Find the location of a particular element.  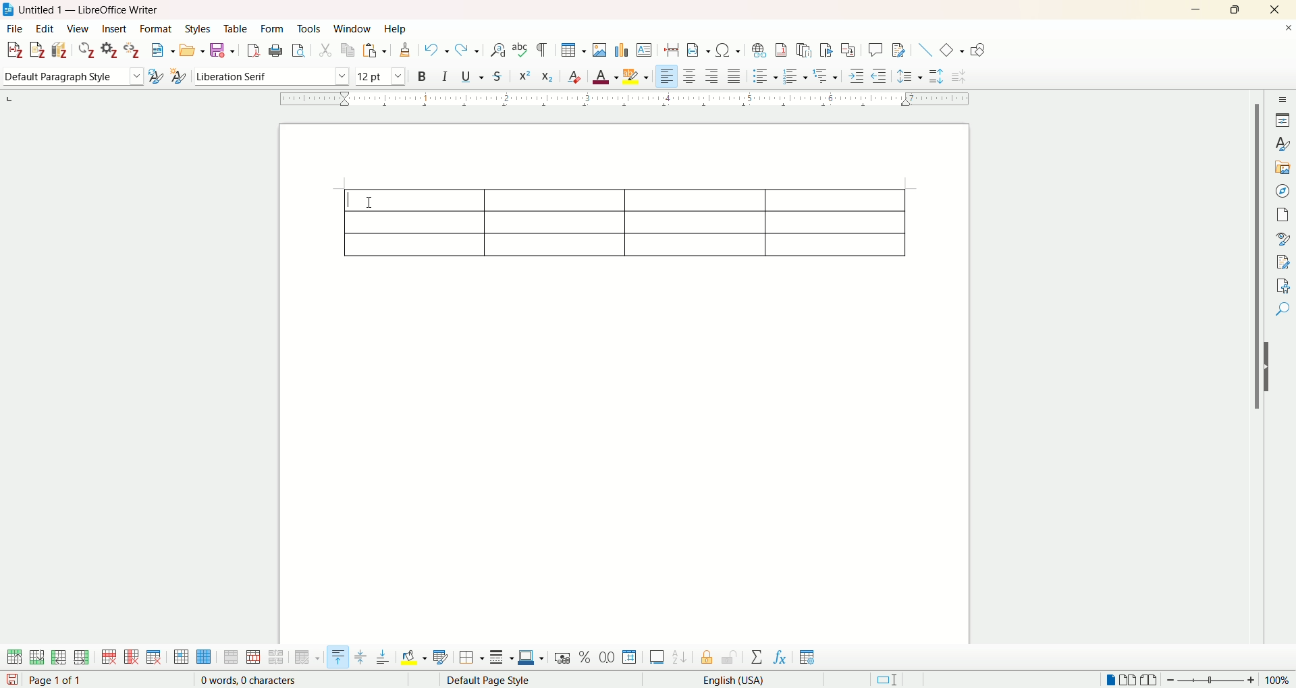

align right is located at coordinates (712, 77).